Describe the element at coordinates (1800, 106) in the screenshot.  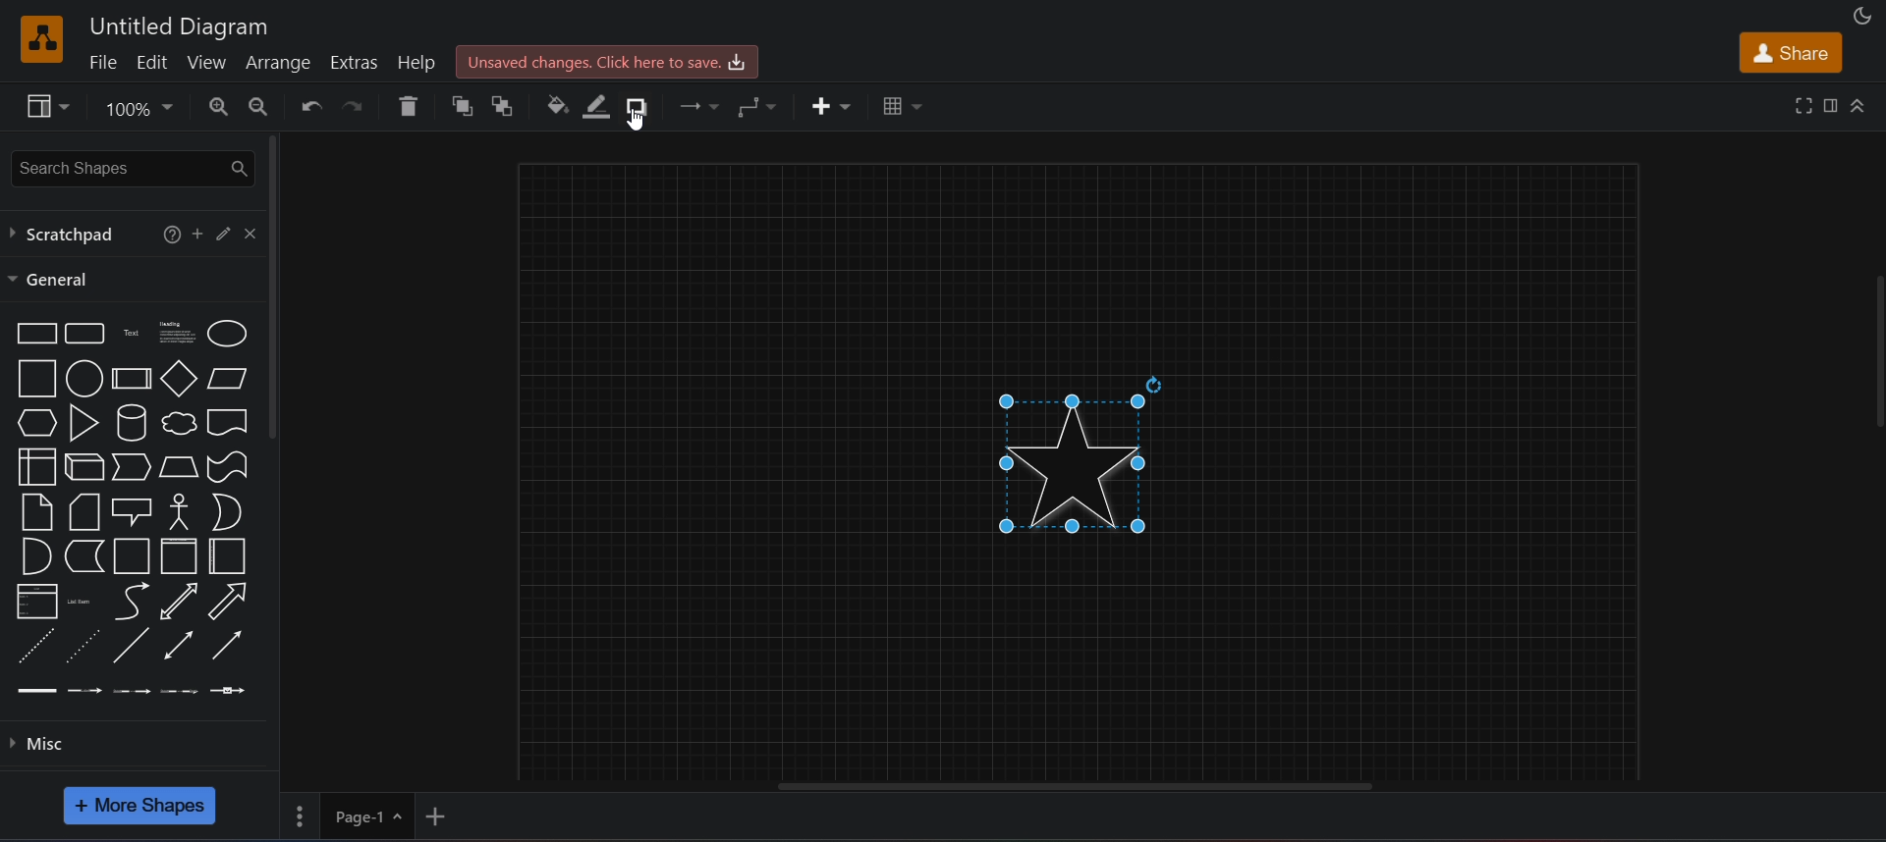
I see `fullscreen` at that location.